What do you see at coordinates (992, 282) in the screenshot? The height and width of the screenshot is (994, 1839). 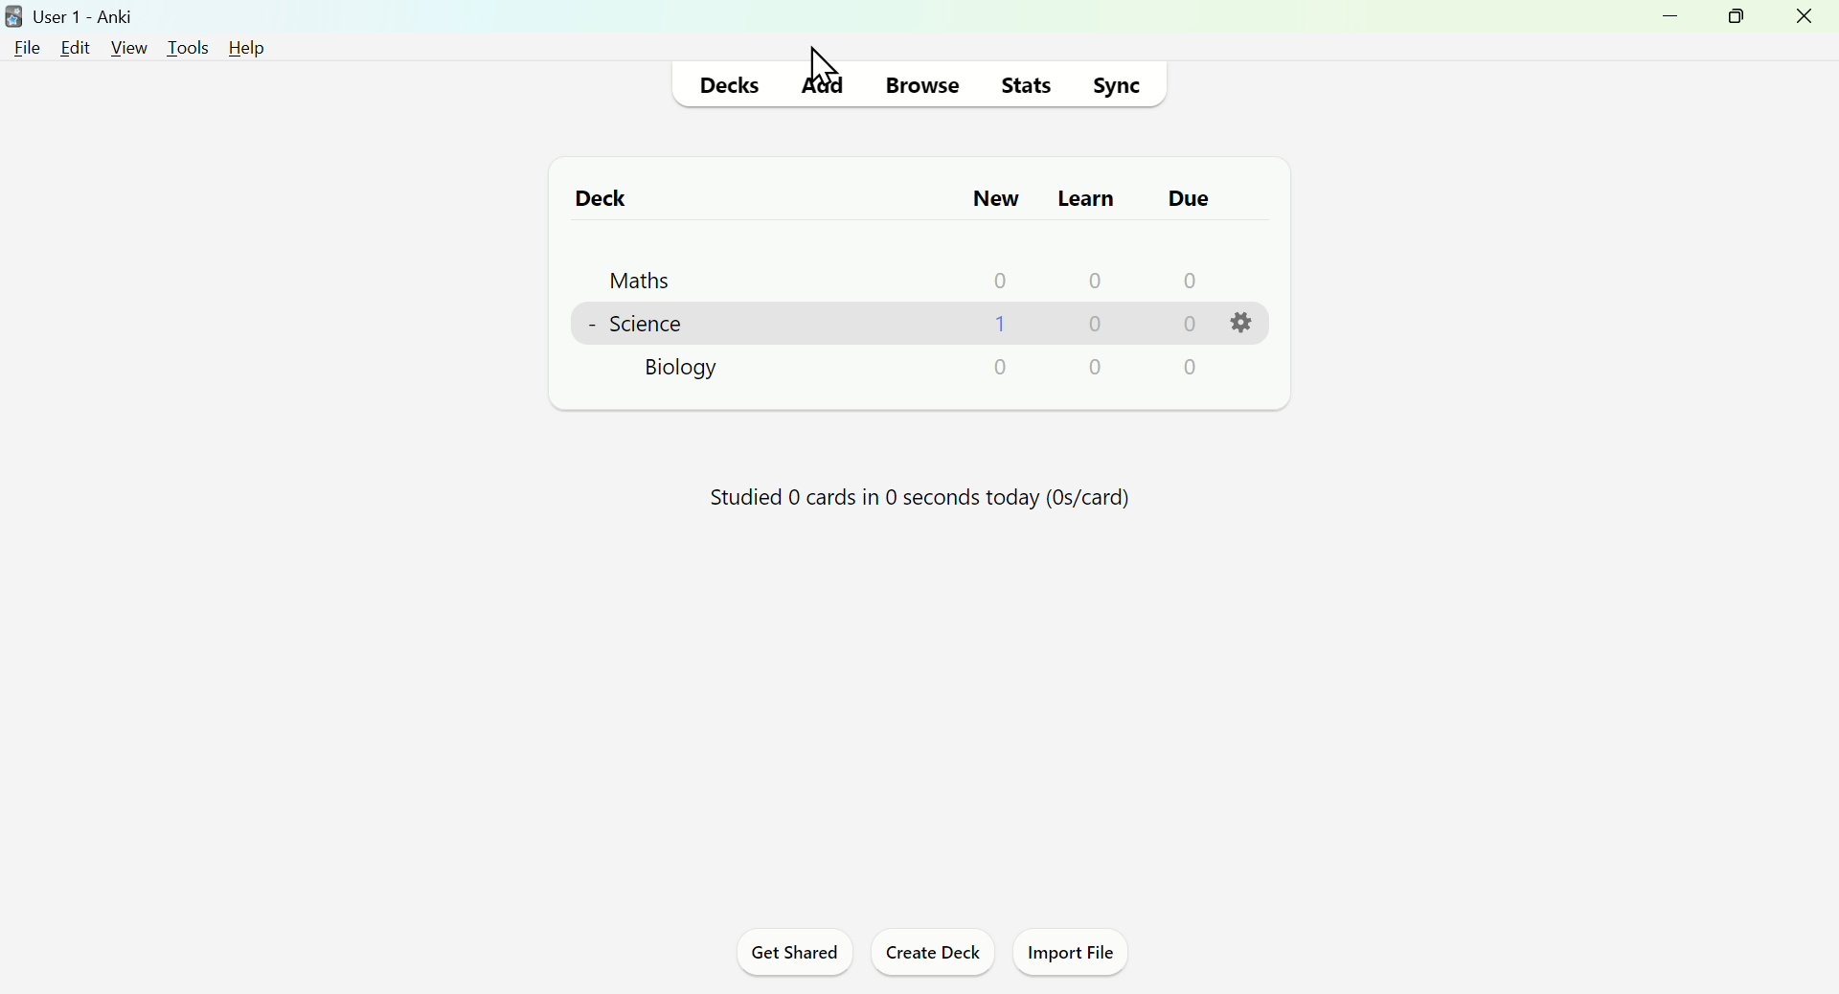 I see `0` at bounding box center [992, 282].